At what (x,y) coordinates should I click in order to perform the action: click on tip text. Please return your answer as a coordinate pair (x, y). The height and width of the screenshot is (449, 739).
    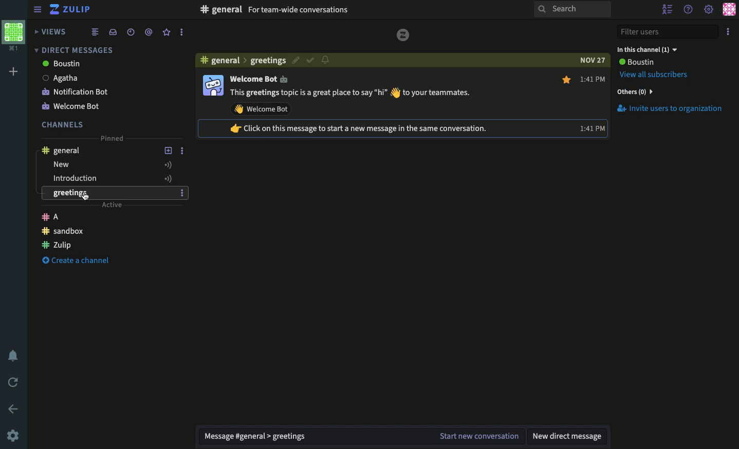
    Looking at the image, I should click on (357, 127).